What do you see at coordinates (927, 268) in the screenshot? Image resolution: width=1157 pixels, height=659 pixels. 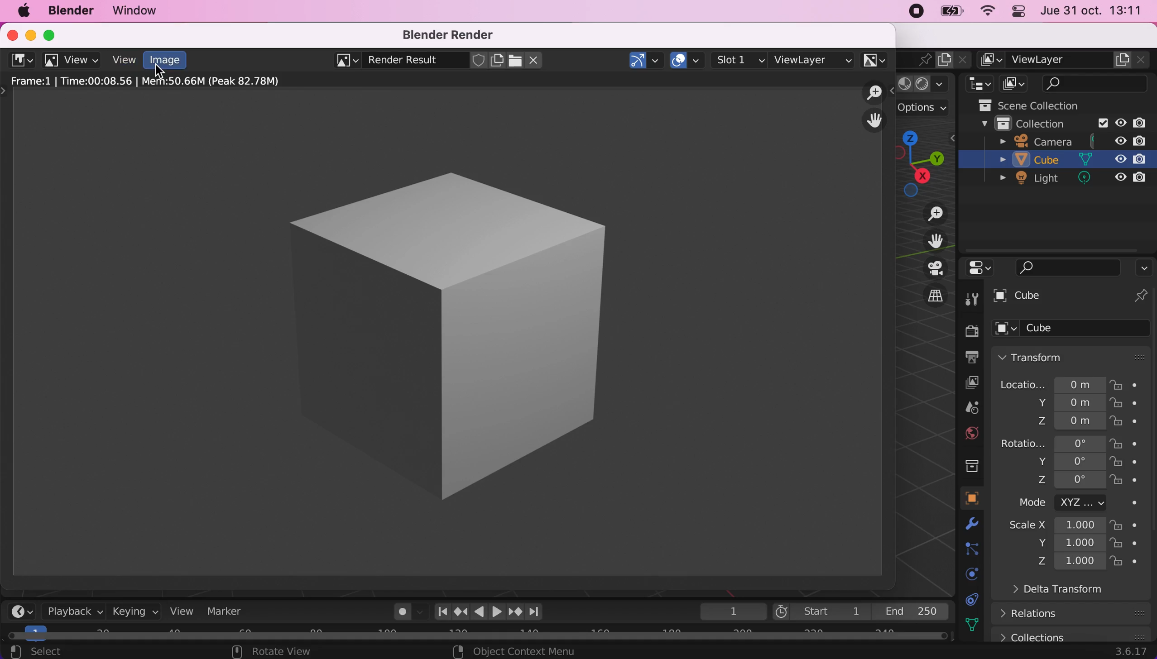 I see `toggle the camera view` at bounding box center [927, 268].